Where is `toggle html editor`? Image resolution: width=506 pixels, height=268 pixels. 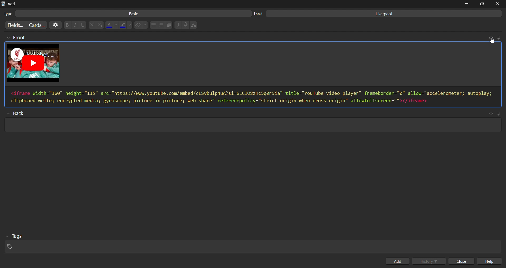 toggle html editor is located at coordinates (490, 113).